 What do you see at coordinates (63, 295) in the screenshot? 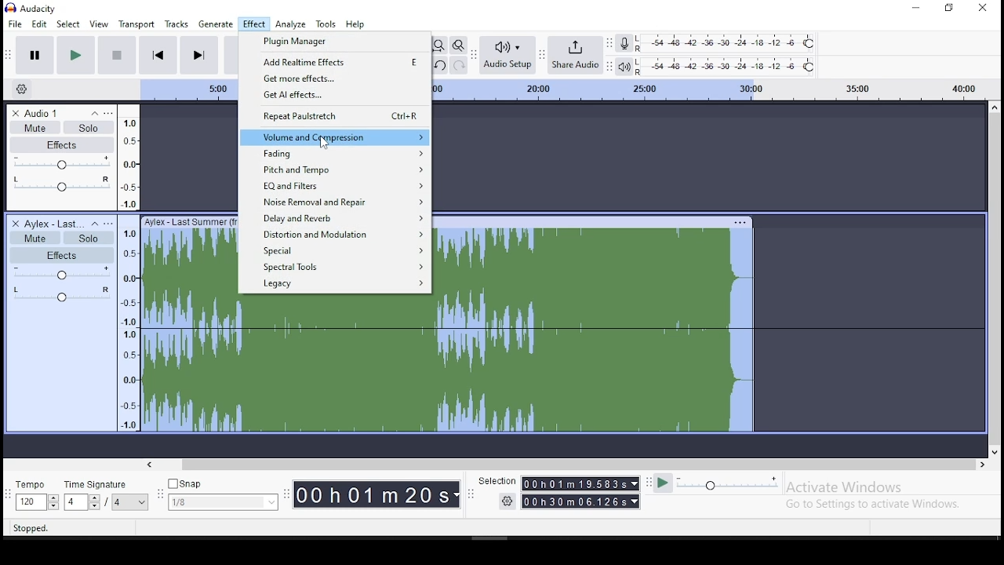
I see `pan` at bounding box center [63, 295].